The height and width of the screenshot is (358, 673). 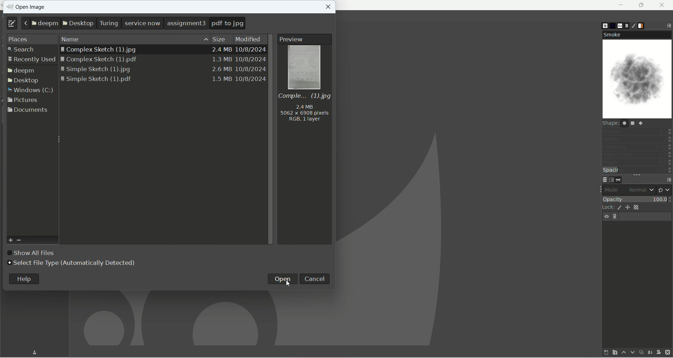 I want to click on opacity, so click(x=622, y=200).